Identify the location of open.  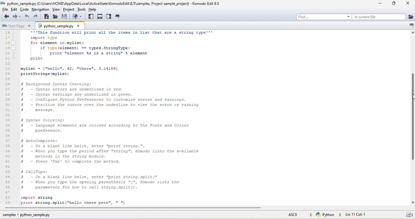
(55, 17).